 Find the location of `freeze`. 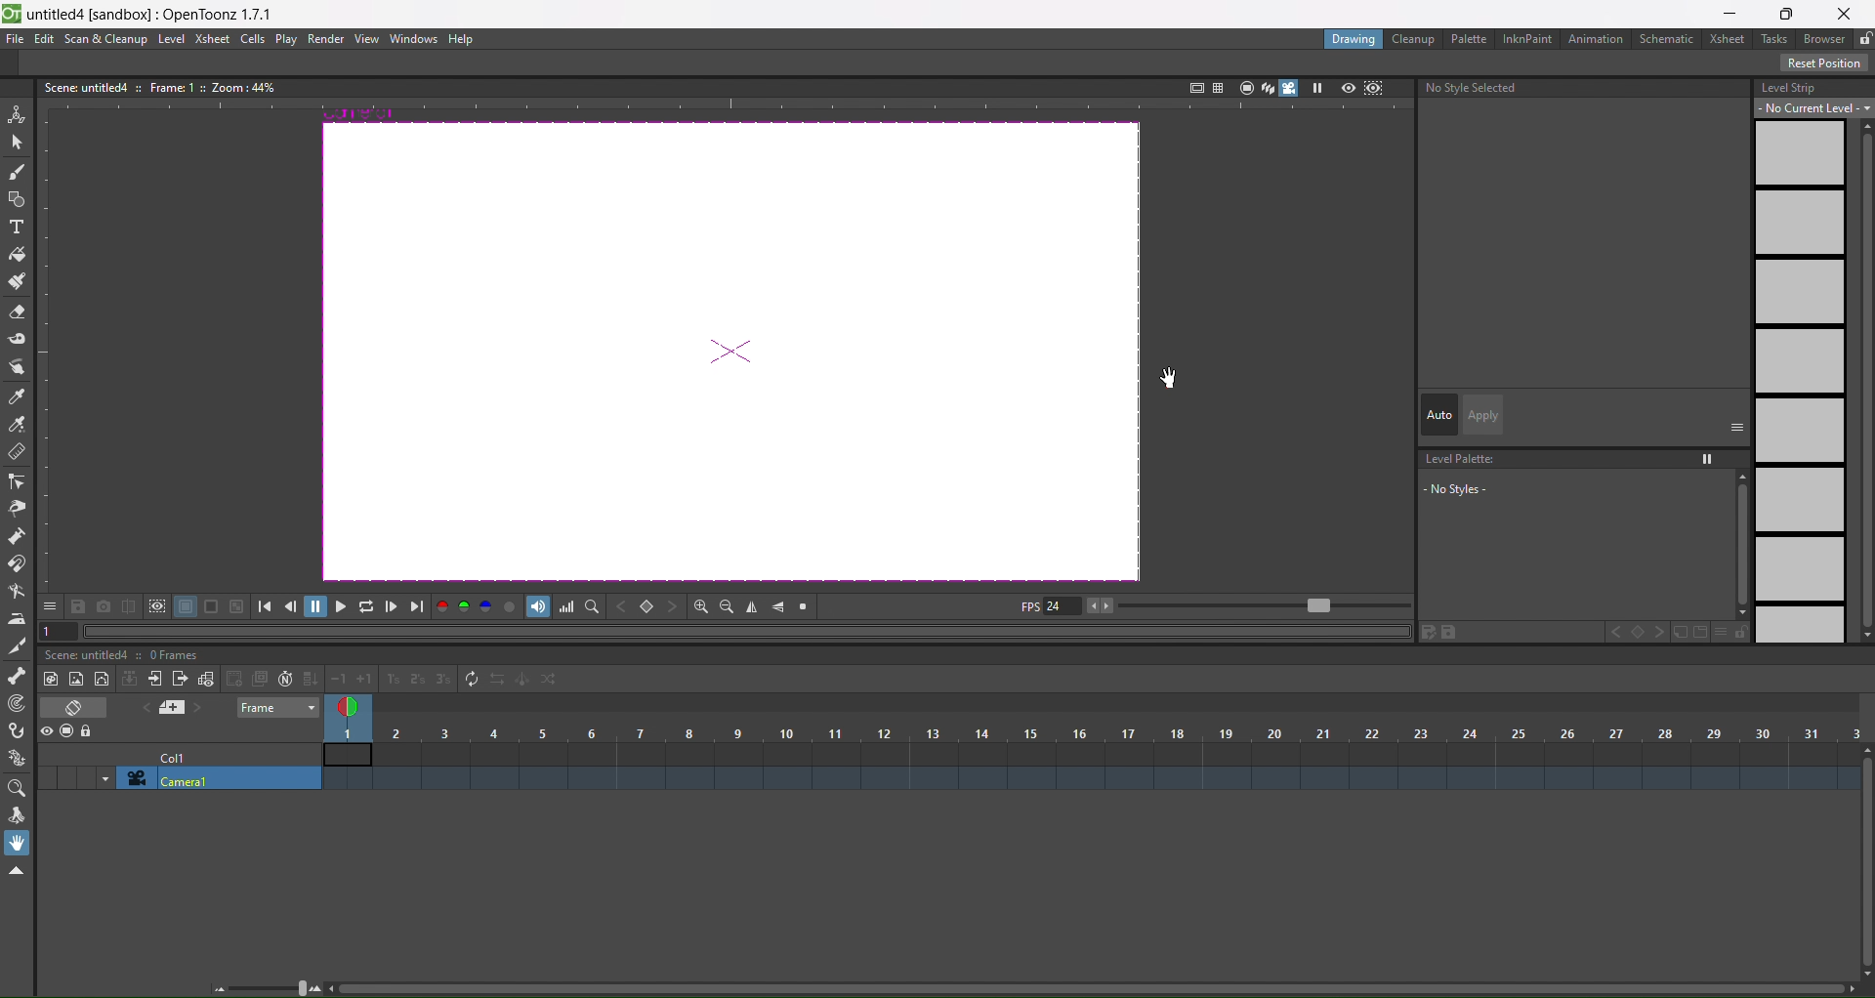

freeze is located at coordinates (1315, 88).